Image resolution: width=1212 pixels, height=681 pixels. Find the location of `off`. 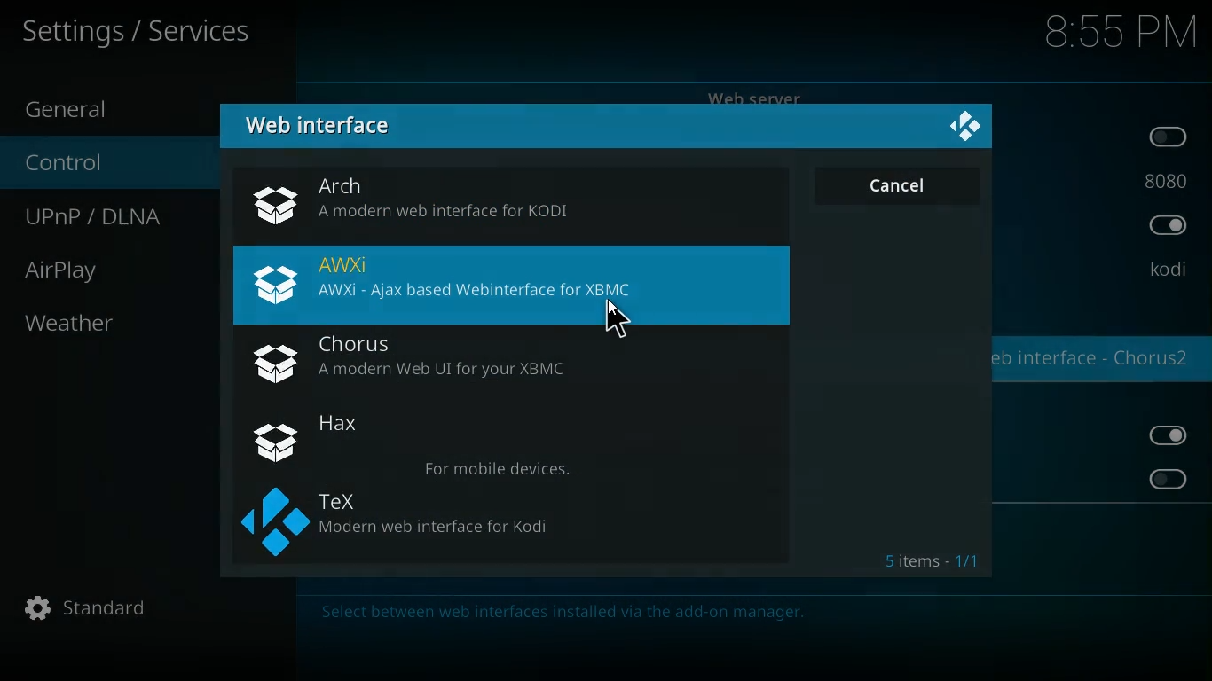

off is located at coordinates (1167, 479).